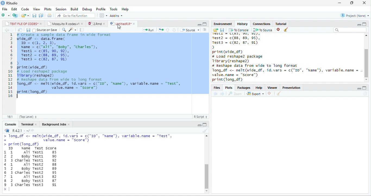  Describe the element at coordinates (5, 16) in the screenshot. I see `new file` at that location.